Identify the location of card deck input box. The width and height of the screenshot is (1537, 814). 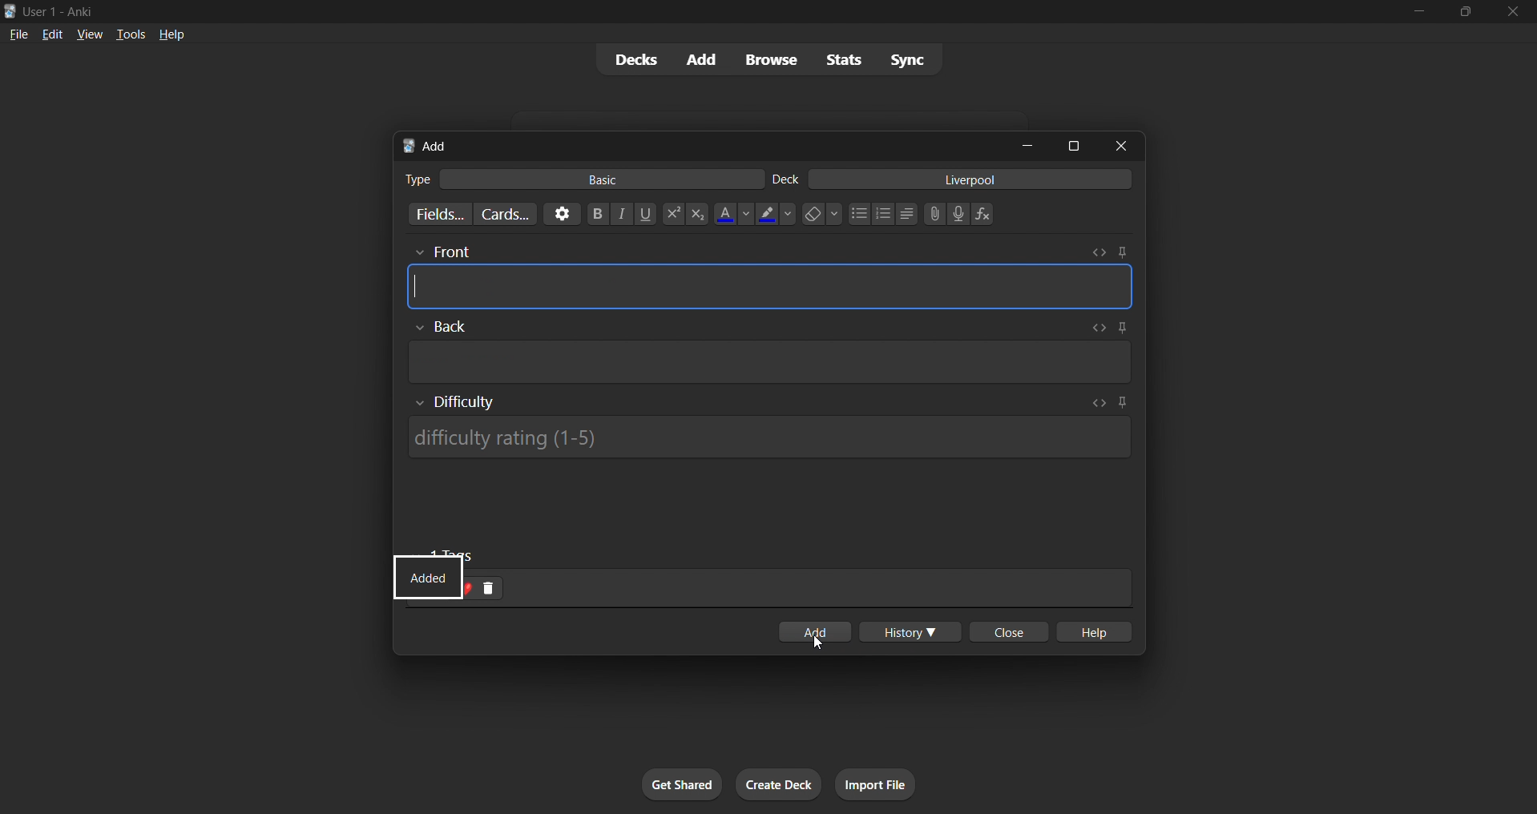
(956, 182).